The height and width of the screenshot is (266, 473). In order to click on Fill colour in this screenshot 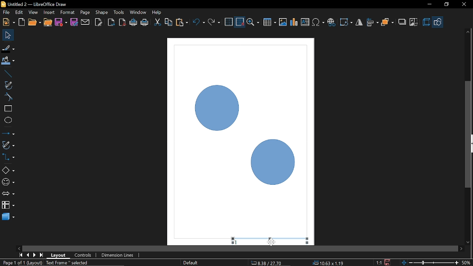, I will do `click(8, 61)`.